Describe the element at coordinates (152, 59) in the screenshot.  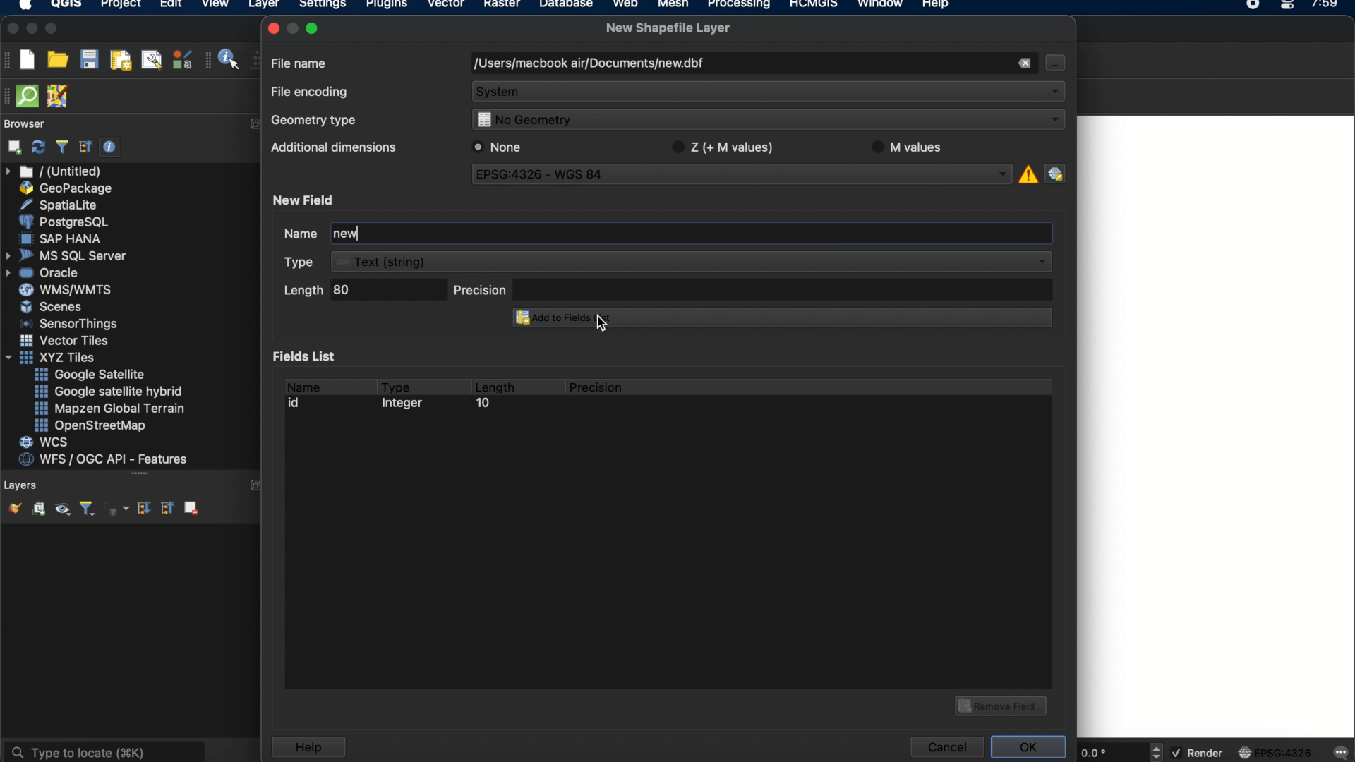
I see `show layout` at that location.